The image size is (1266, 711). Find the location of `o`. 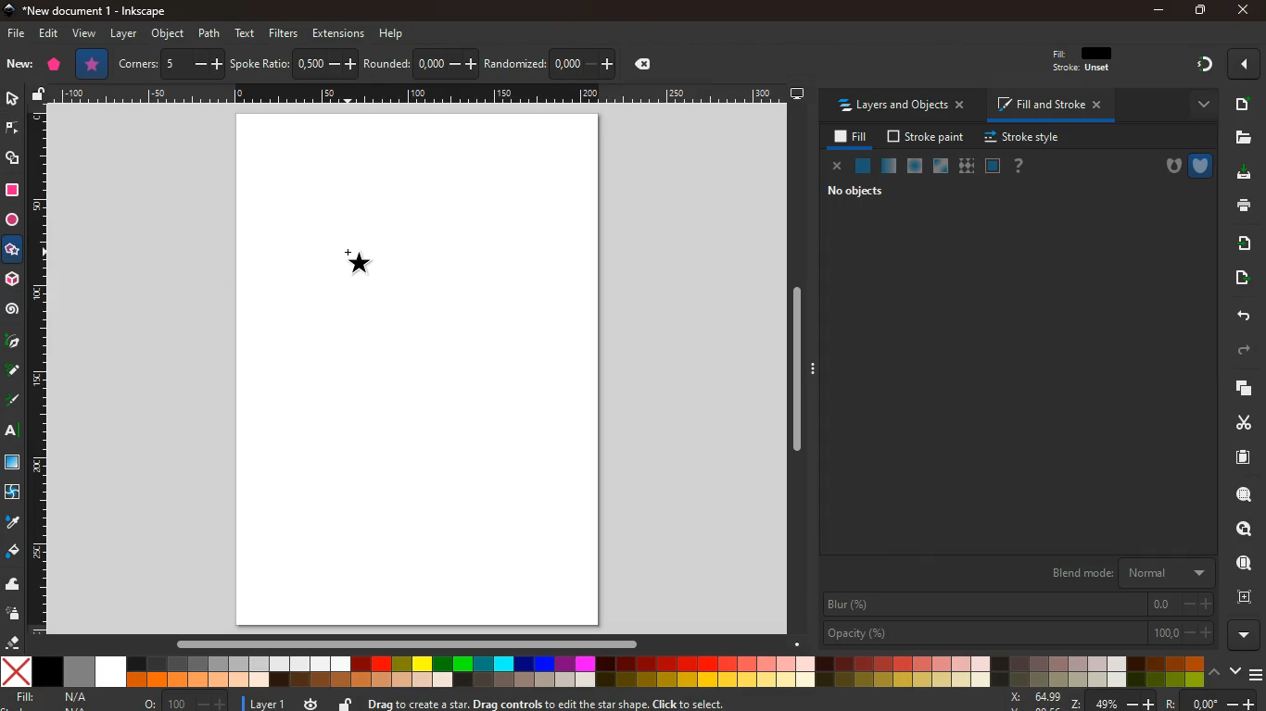

o is located at coordinates (186, 703).